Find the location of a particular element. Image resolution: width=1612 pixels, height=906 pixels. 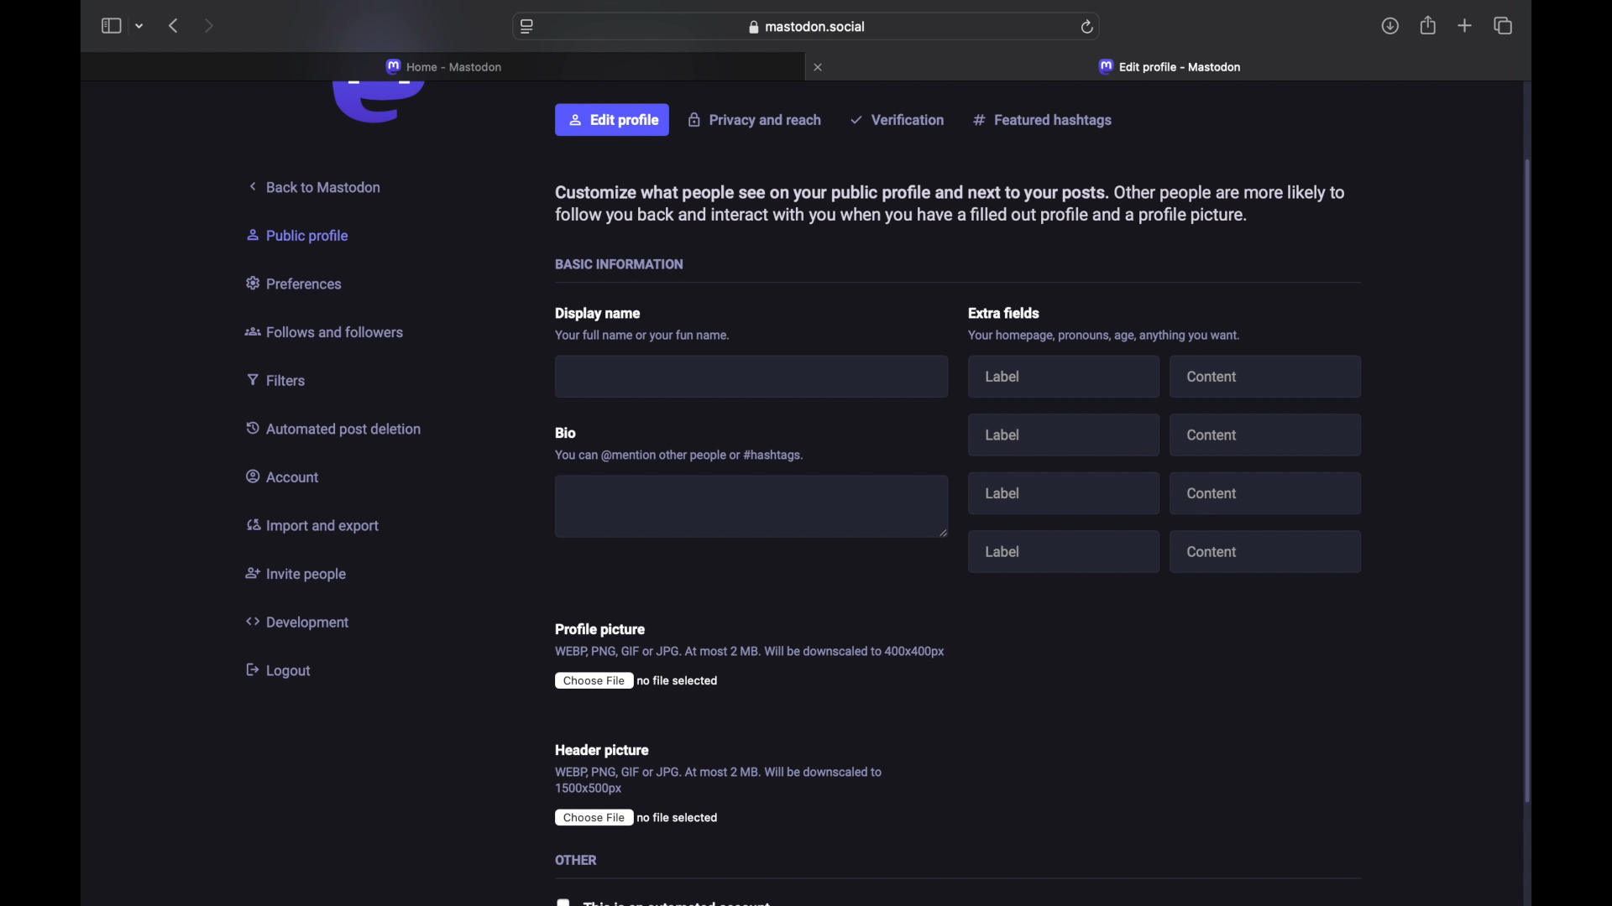

invite people is located at coordinates (298, 574).